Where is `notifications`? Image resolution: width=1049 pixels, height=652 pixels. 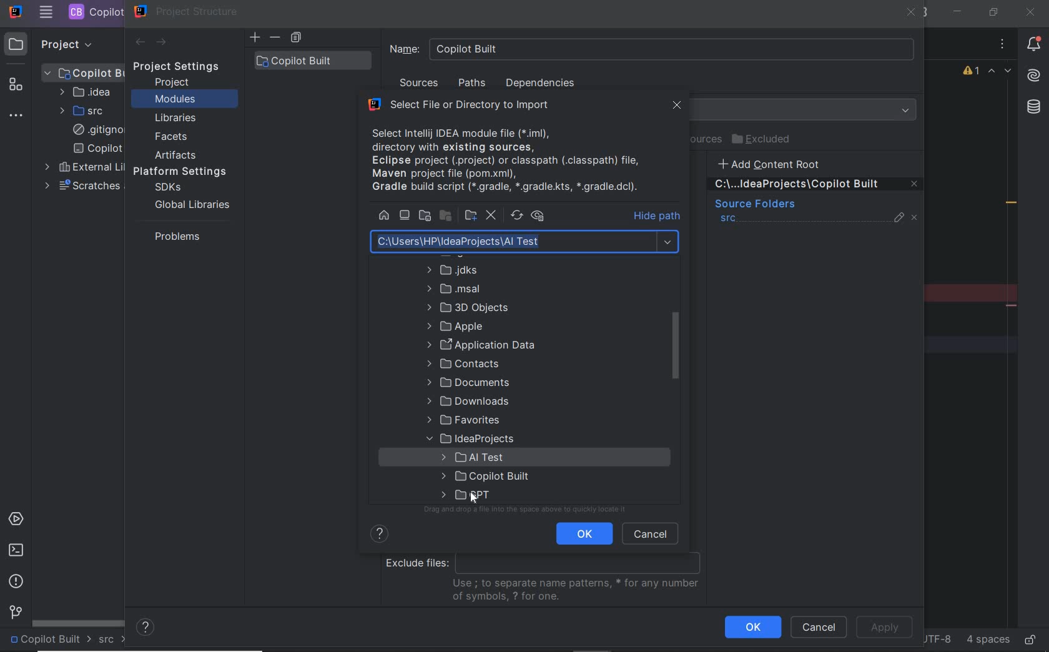 notifications is located at coordinates (1034, 46).